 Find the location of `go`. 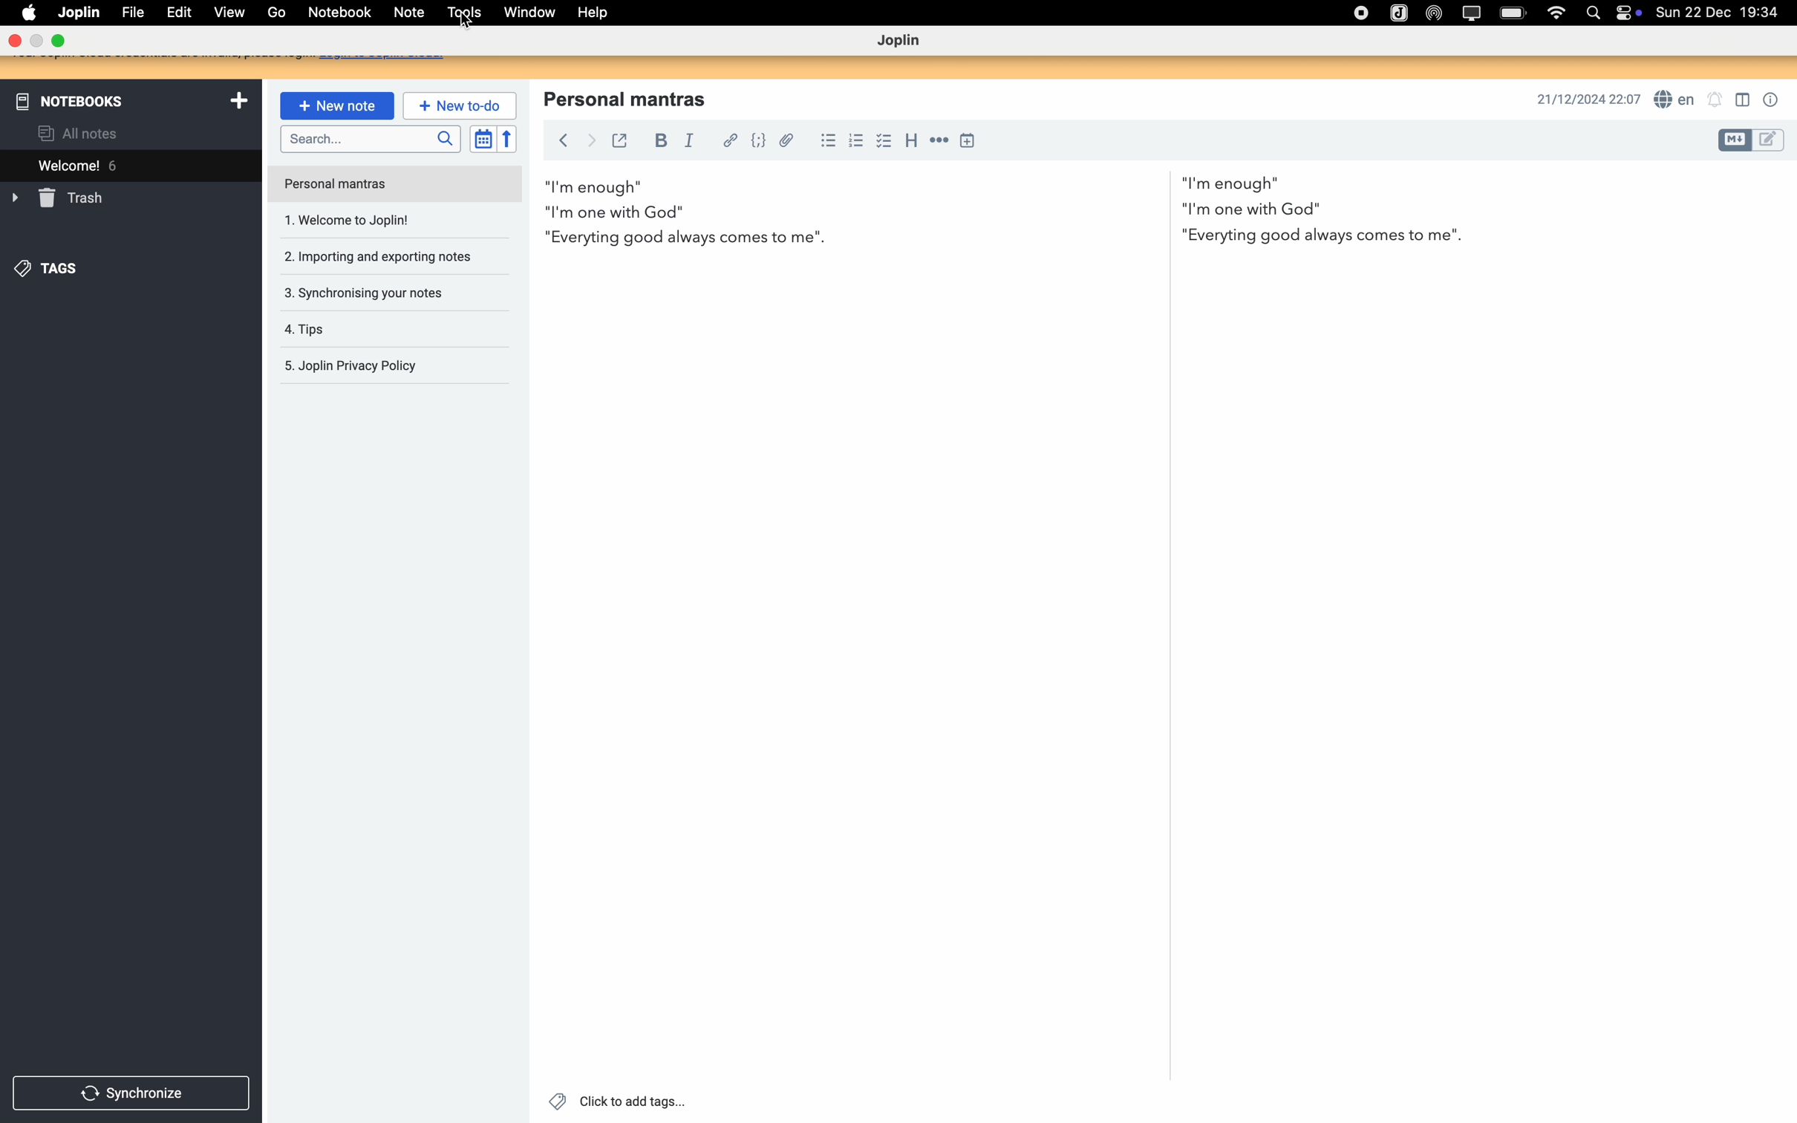

go is located at coordinates (275, 13).